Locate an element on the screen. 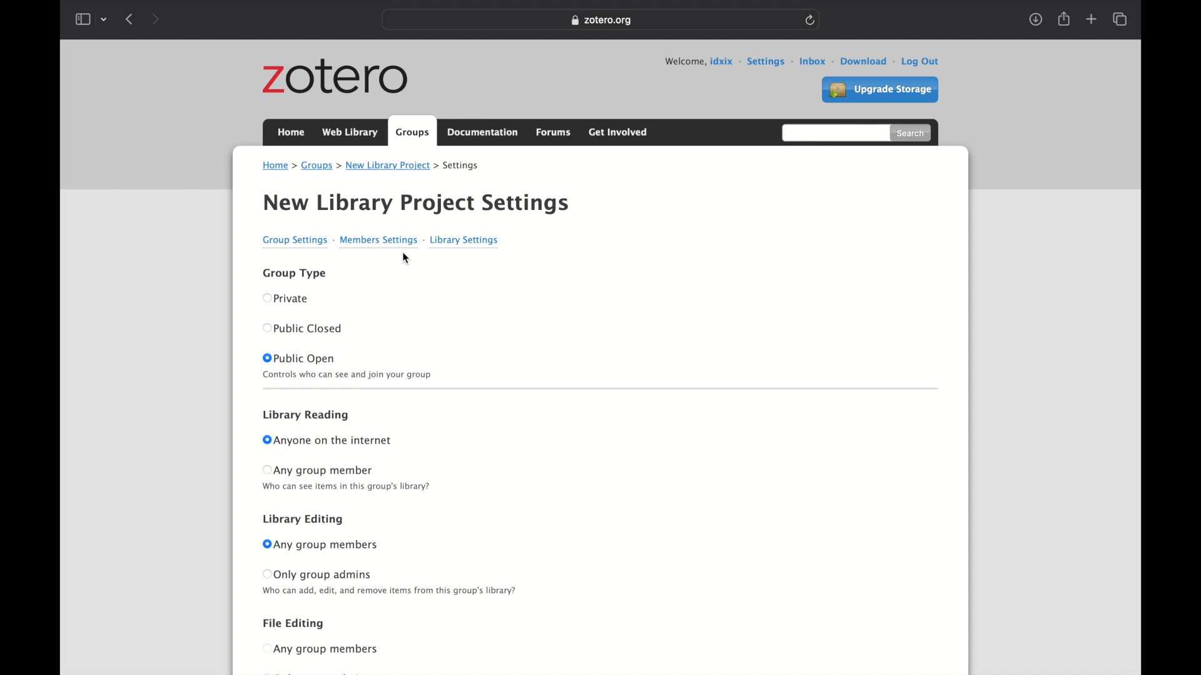  button is located at coordinates (266, 574).